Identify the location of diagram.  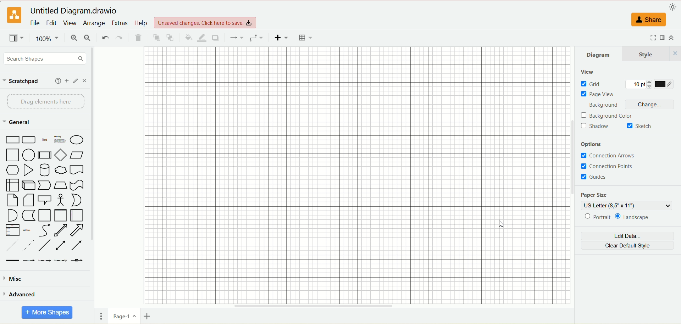
(598, 54).